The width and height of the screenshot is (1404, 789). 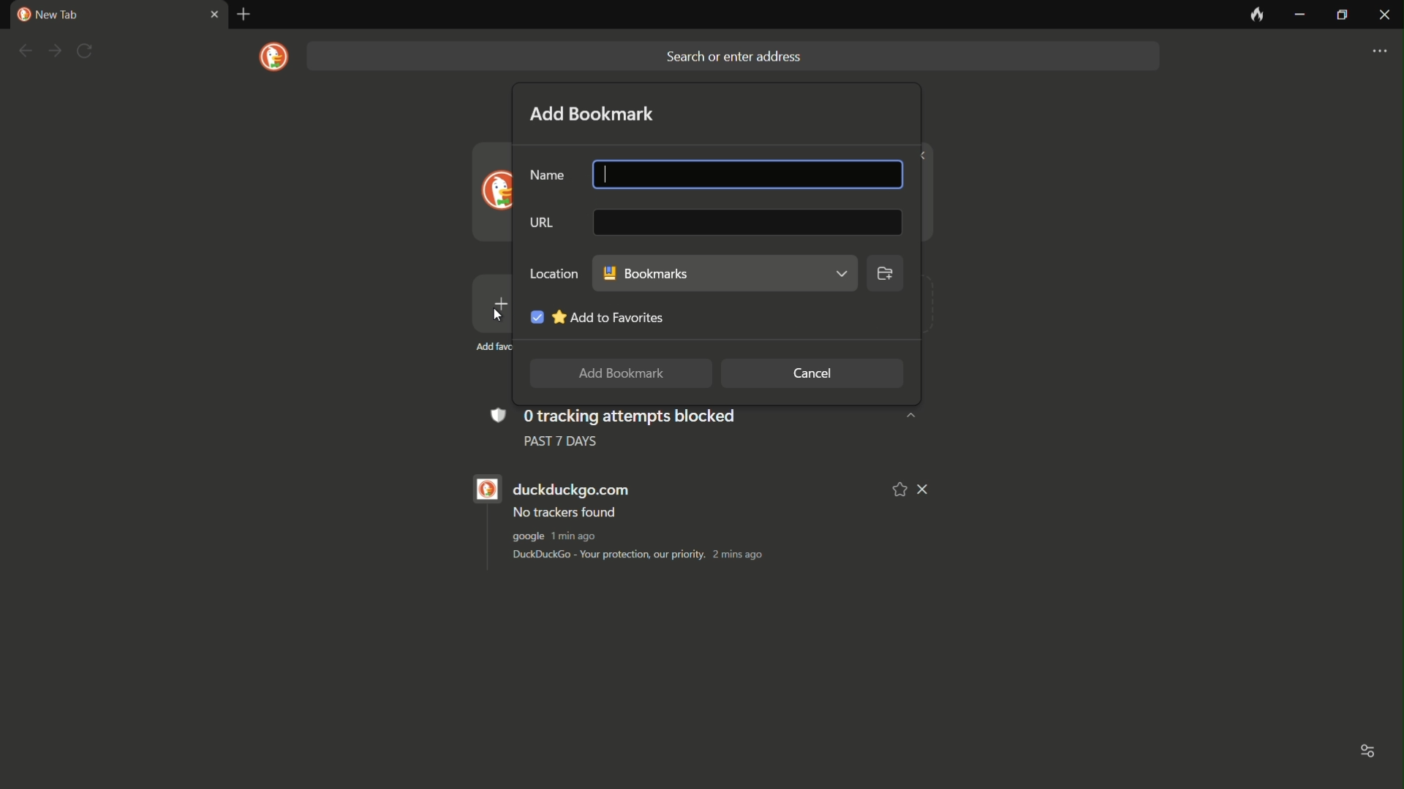 What do you see at coordinates (745, 172) in the screenshot?
I see `name bar` at bounding box center [745, 172].